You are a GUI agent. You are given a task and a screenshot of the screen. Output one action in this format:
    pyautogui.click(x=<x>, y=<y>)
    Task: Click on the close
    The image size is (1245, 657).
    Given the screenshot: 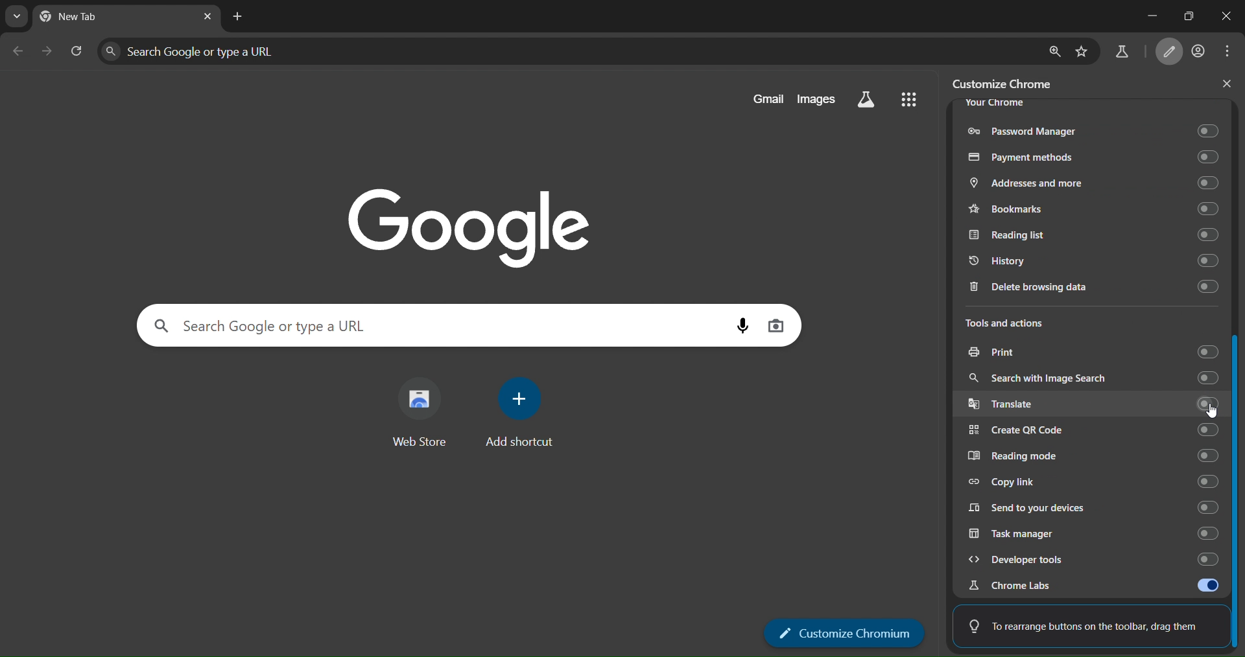 What is the action you would take?
    pyautogui.click(x=1222, y=86)
    